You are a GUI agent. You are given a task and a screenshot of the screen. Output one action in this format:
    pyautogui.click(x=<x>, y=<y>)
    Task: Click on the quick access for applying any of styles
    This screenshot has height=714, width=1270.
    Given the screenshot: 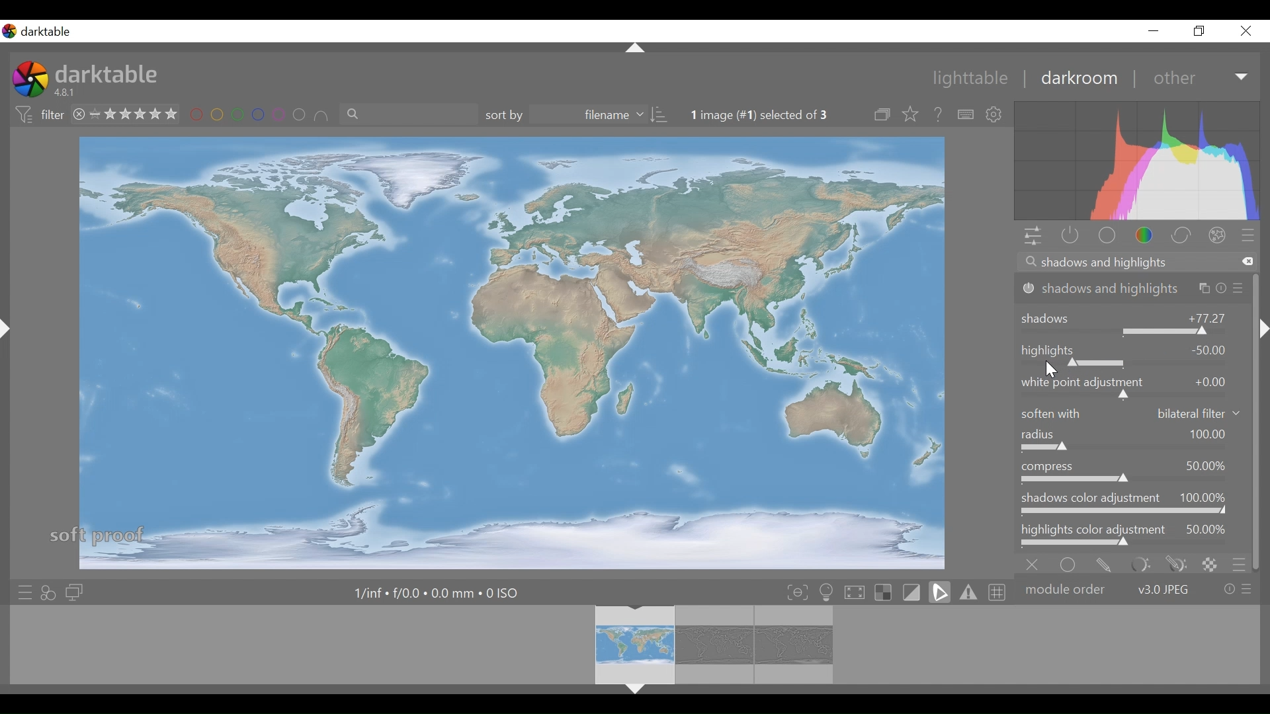 What is the action you would take?
    pyautogui.click(x=50, y=592)
    